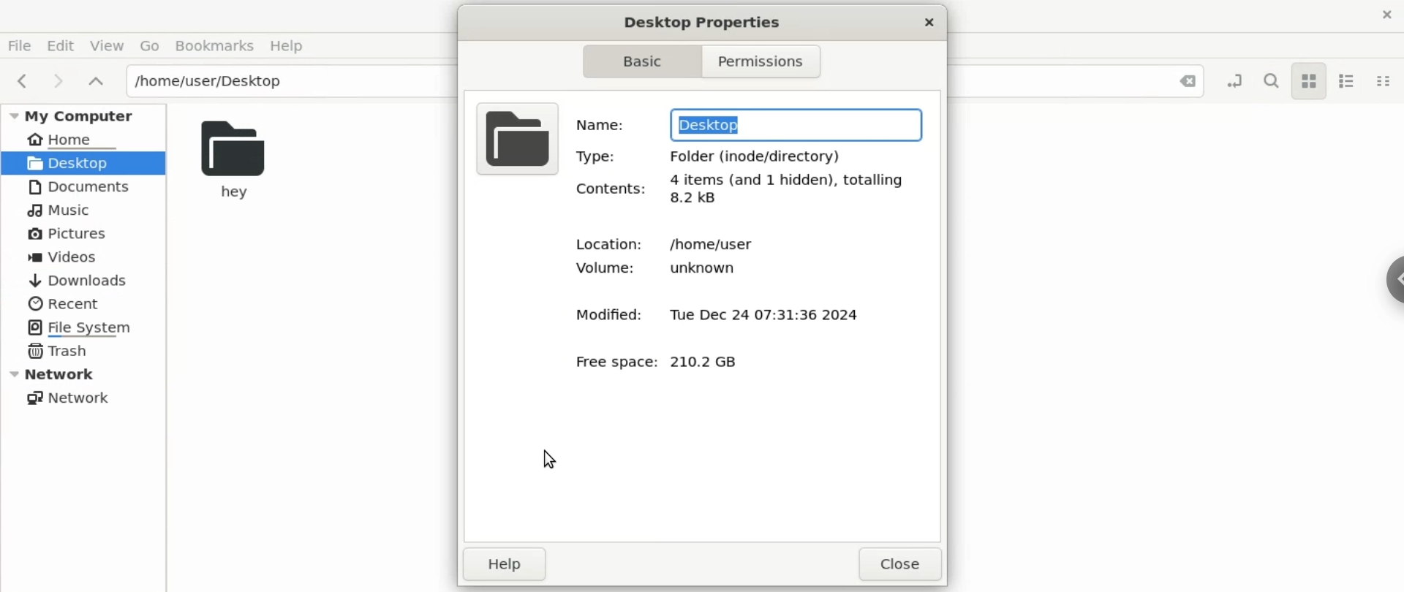  I want to click on Name , so click(602, 124).